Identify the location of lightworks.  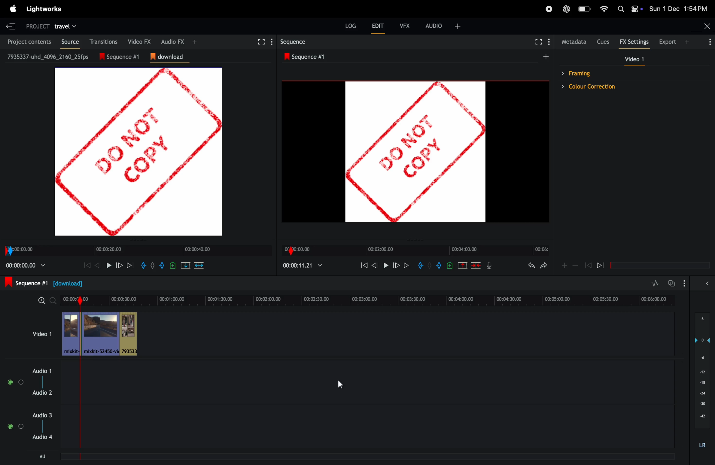
(44, 9).